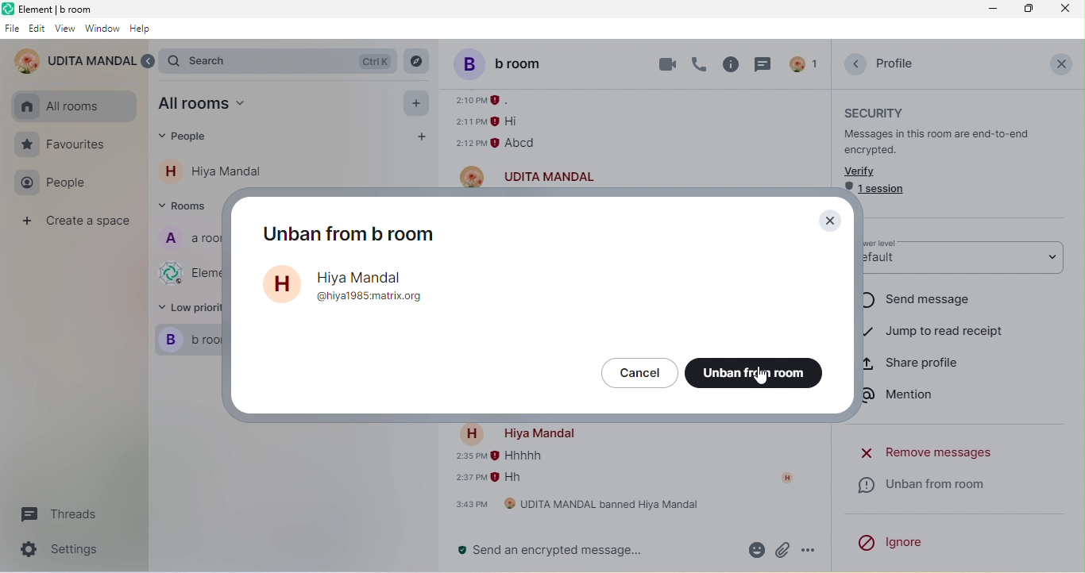  What do you see at coordinates (893, 63) in the screenshot?
I see `profile` at bounding box center [893, 63].